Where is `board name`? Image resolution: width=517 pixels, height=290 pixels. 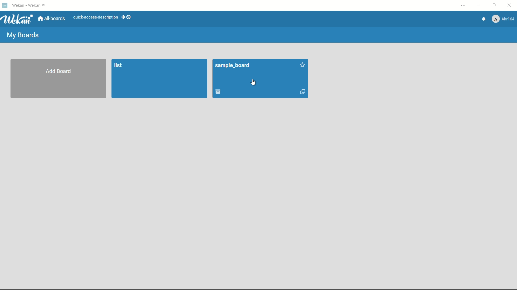 board name is located at coordinates (120, 66).